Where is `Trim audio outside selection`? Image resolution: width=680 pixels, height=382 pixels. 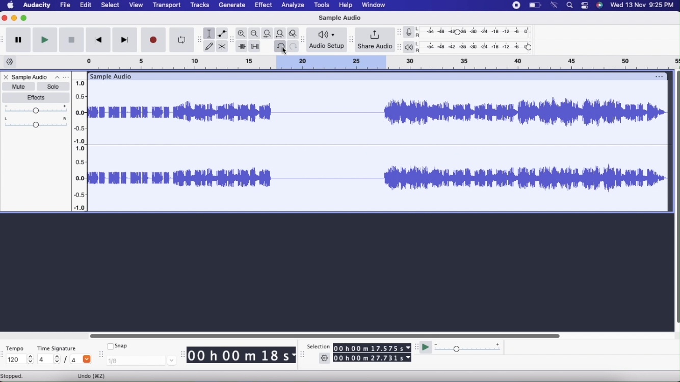
Trim audio outside selection is located at coordinates (241, 47).